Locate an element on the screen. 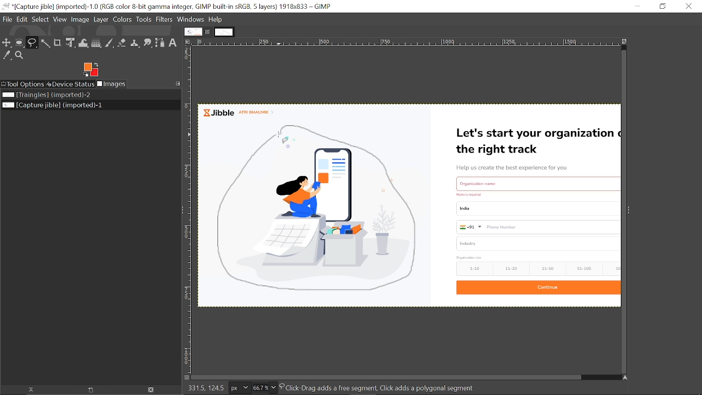  Color picker tool is located at coordinates (7, 55).